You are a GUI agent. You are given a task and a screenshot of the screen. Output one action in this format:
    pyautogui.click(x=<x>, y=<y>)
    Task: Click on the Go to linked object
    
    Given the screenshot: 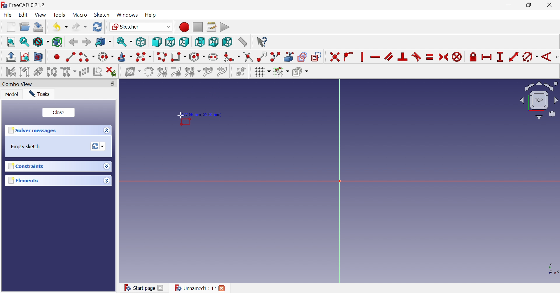 What is the action you would take?
    pyautogui.click(x=103, y=42)
    